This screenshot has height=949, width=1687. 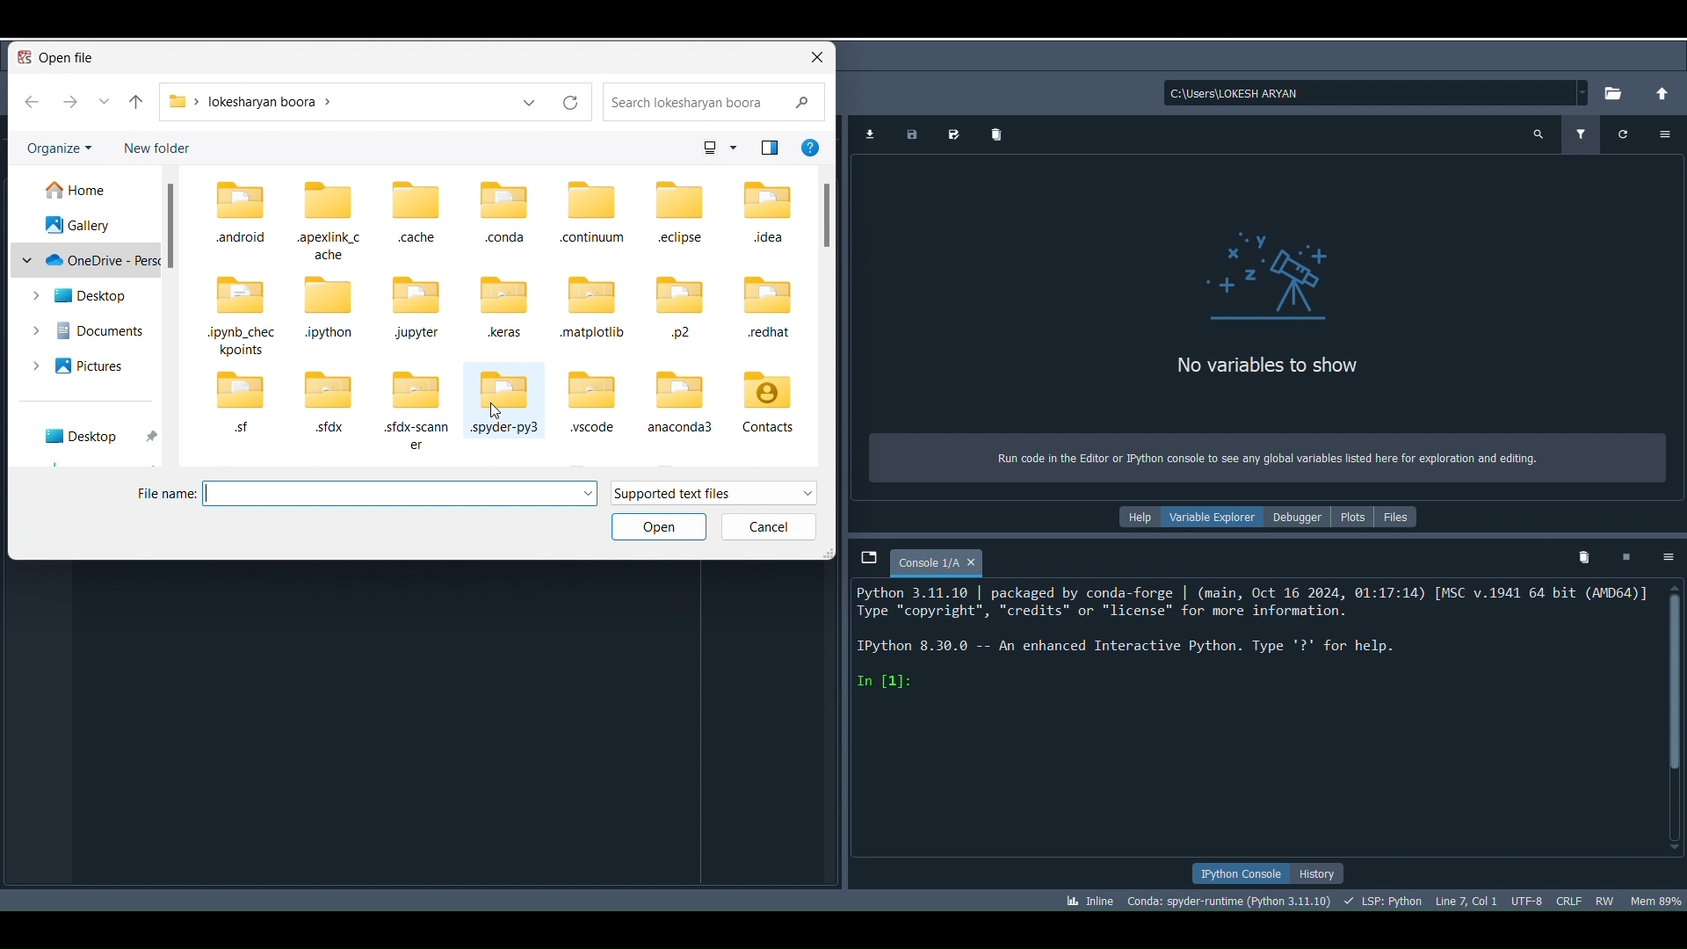 I want to click on Folder location, so click(x=356, y=100).